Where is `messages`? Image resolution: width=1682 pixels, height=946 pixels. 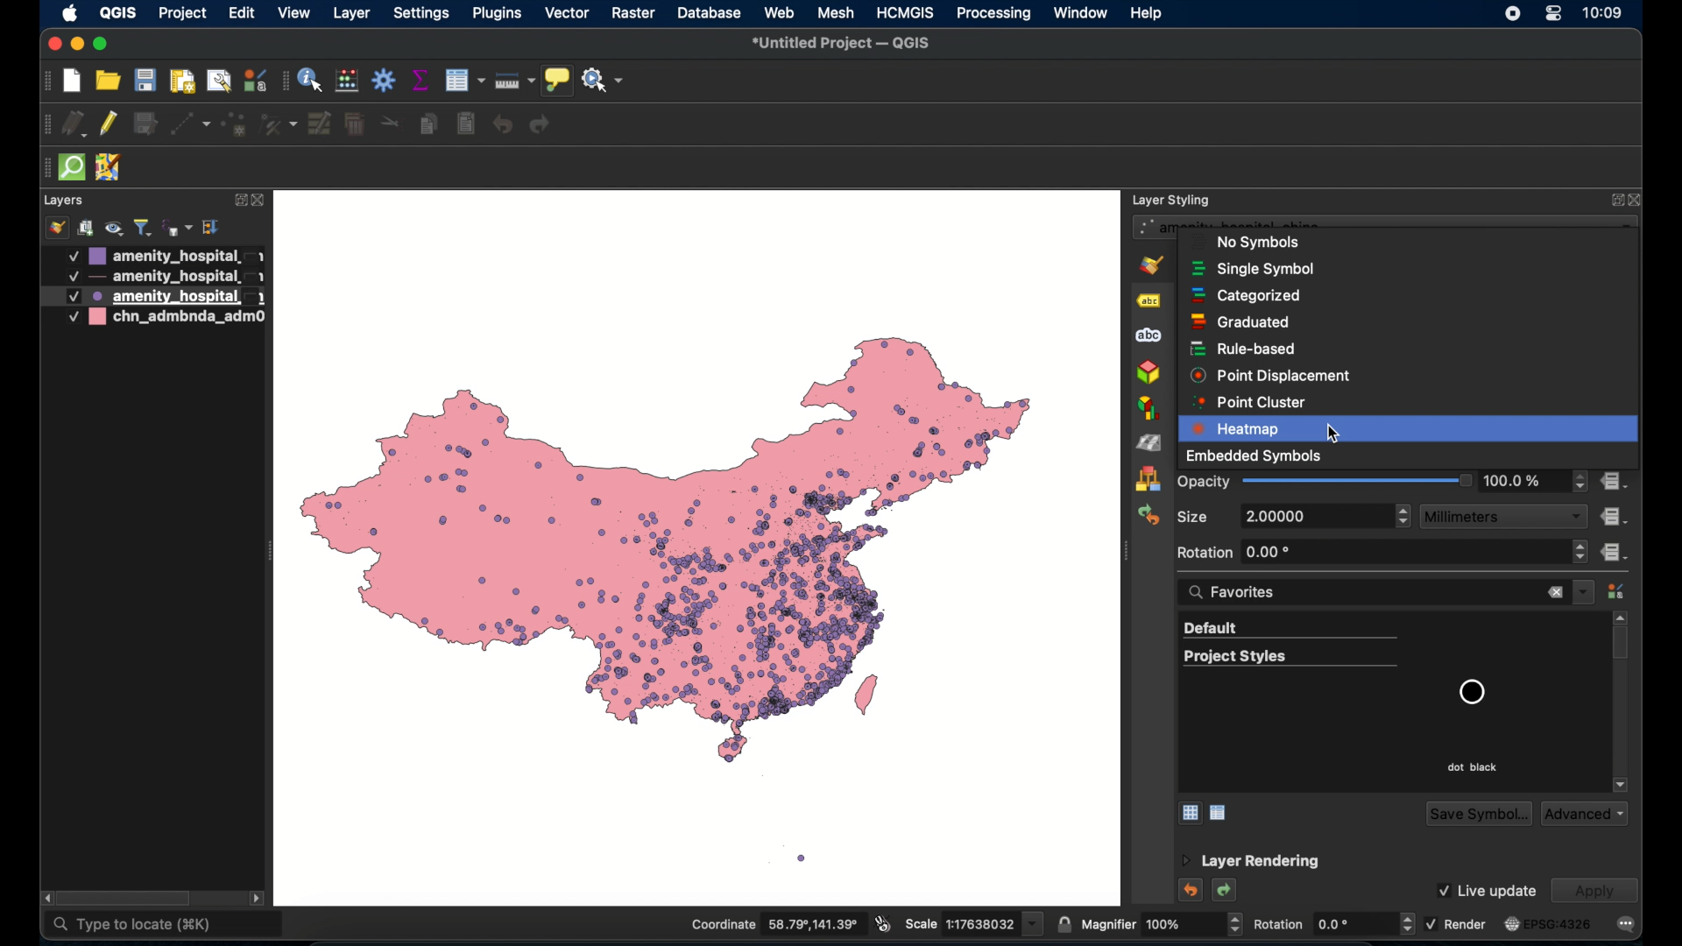 messages is located at coordinates (1627, 924).